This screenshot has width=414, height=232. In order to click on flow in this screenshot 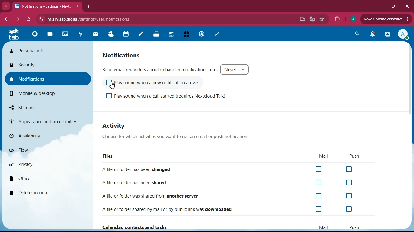, I will do `click(43, 150)`.